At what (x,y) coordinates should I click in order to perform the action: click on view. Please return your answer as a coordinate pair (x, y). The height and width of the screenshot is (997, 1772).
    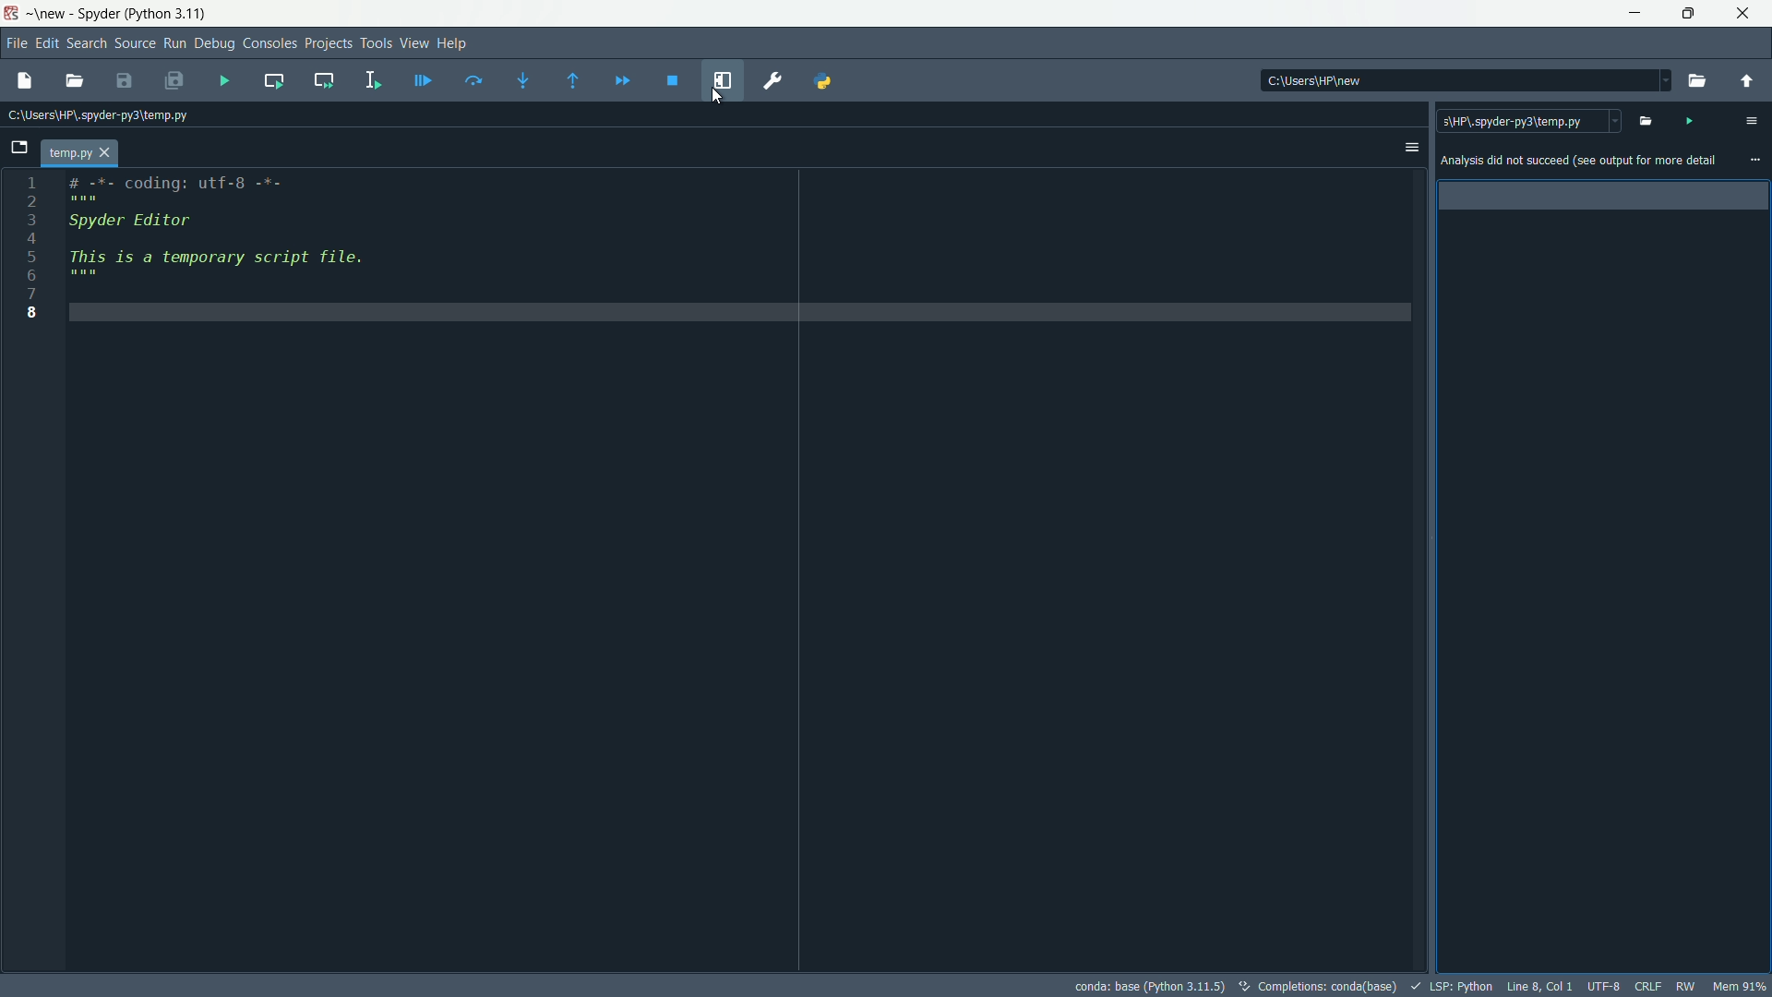
    Looking at the image, I should click on (51, 14).